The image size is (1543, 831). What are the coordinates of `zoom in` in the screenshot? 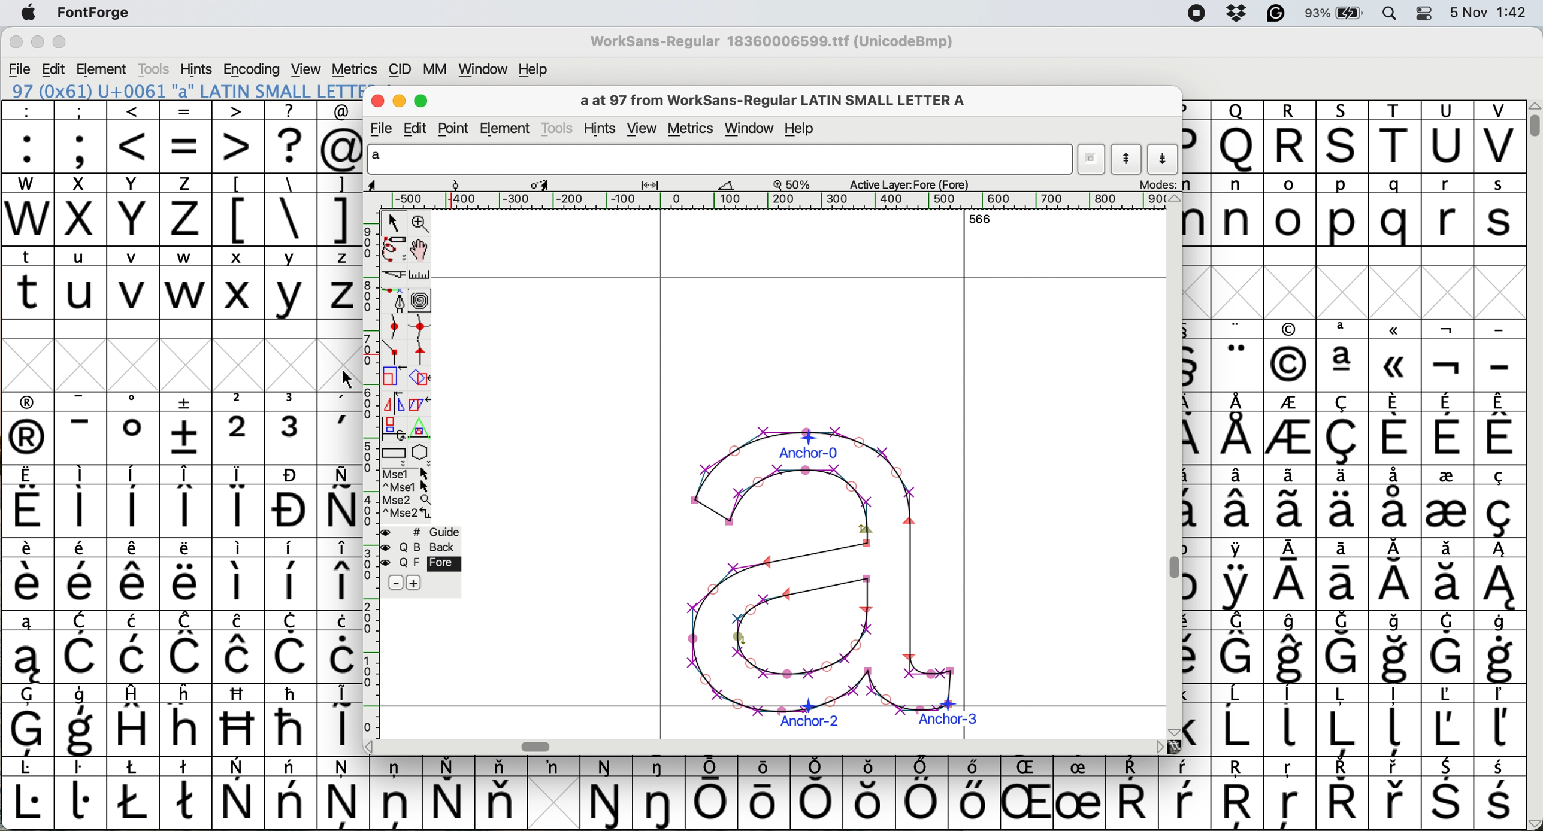 It's located at (421, 224).